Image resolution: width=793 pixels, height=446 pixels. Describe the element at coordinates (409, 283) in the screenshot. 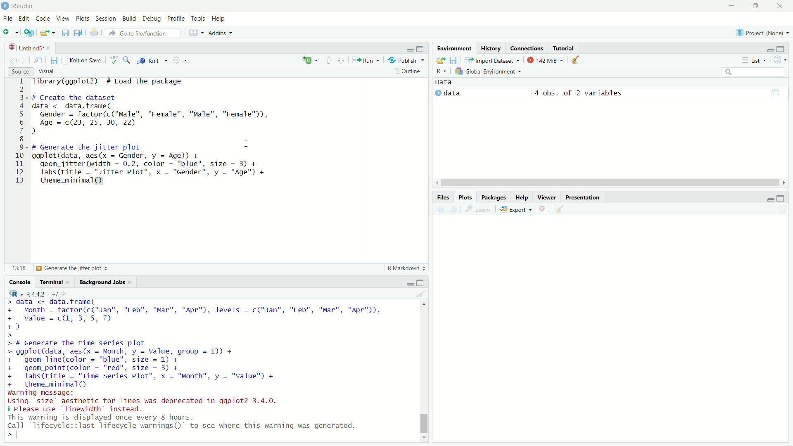

I see `minimize` at that location.